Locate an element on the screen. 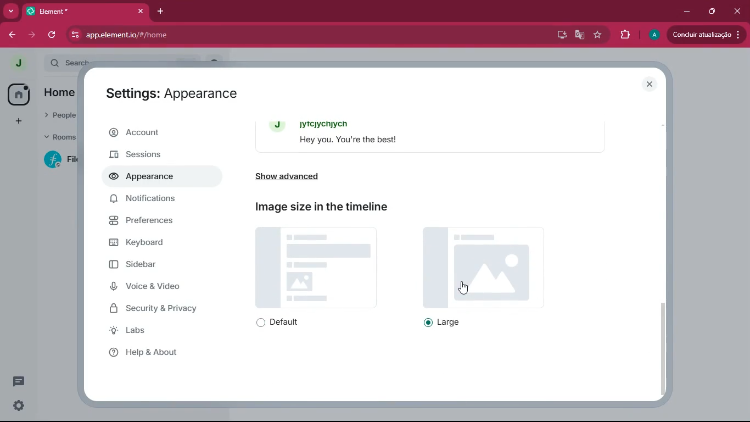 Image resolution: width=750 pixels, height=422 pixels. refresh is located at coordinates (53, 35).